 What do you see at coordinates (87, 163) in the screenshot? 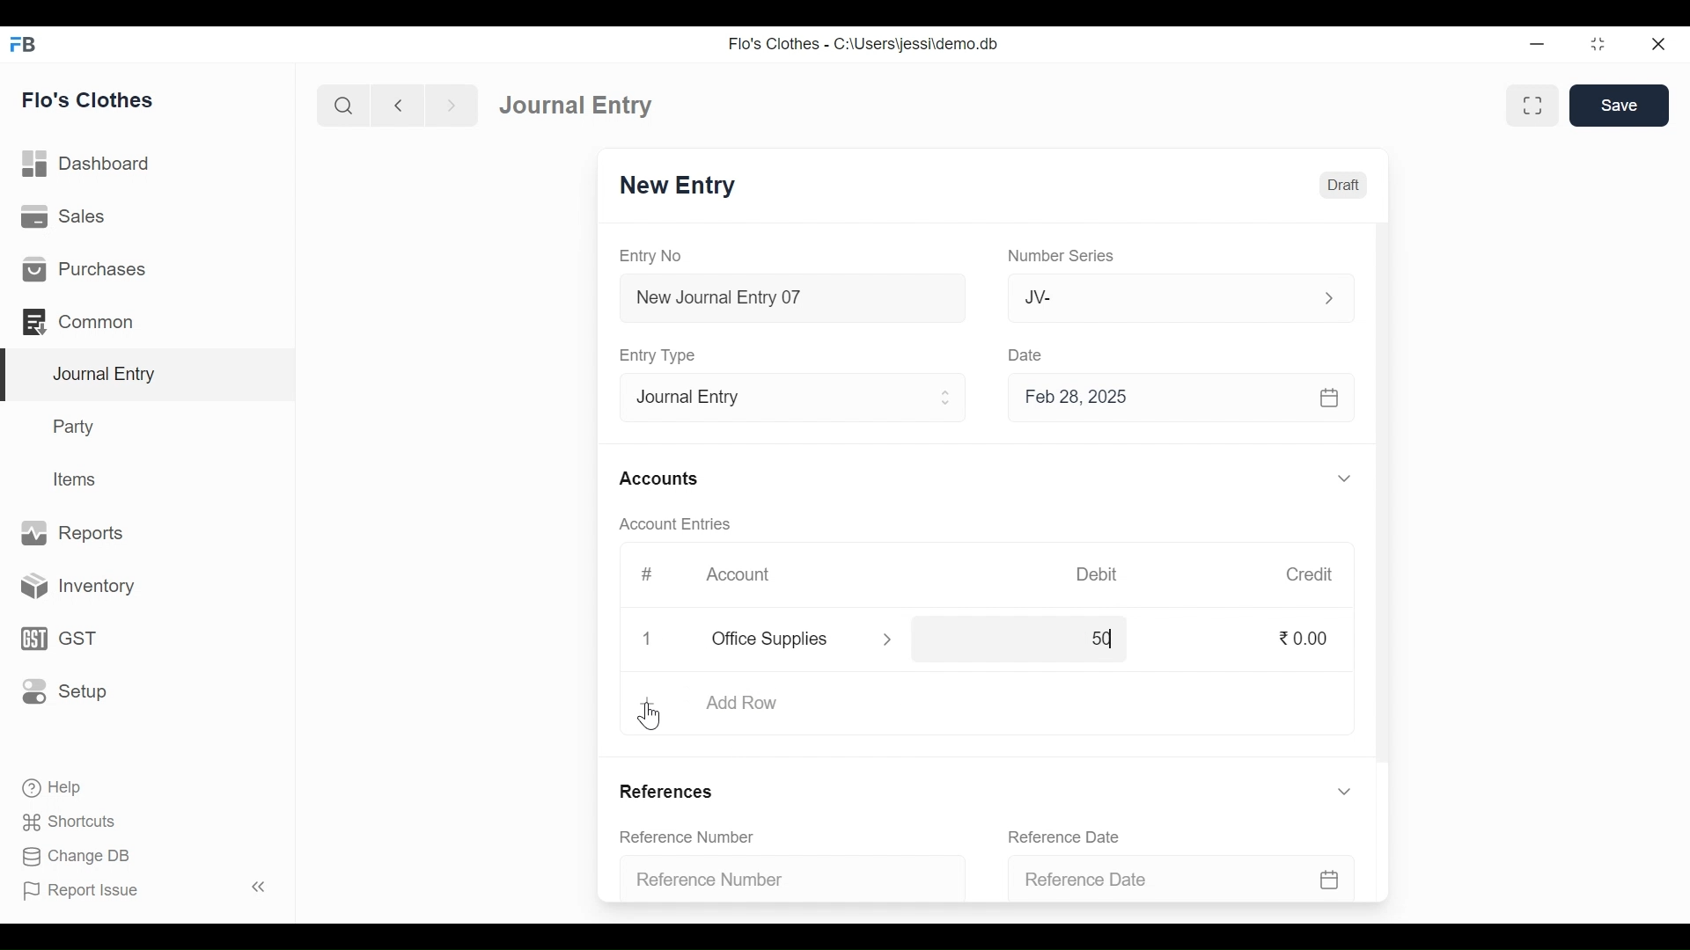
I see `Dashboard` at bounding box center [87, 163].